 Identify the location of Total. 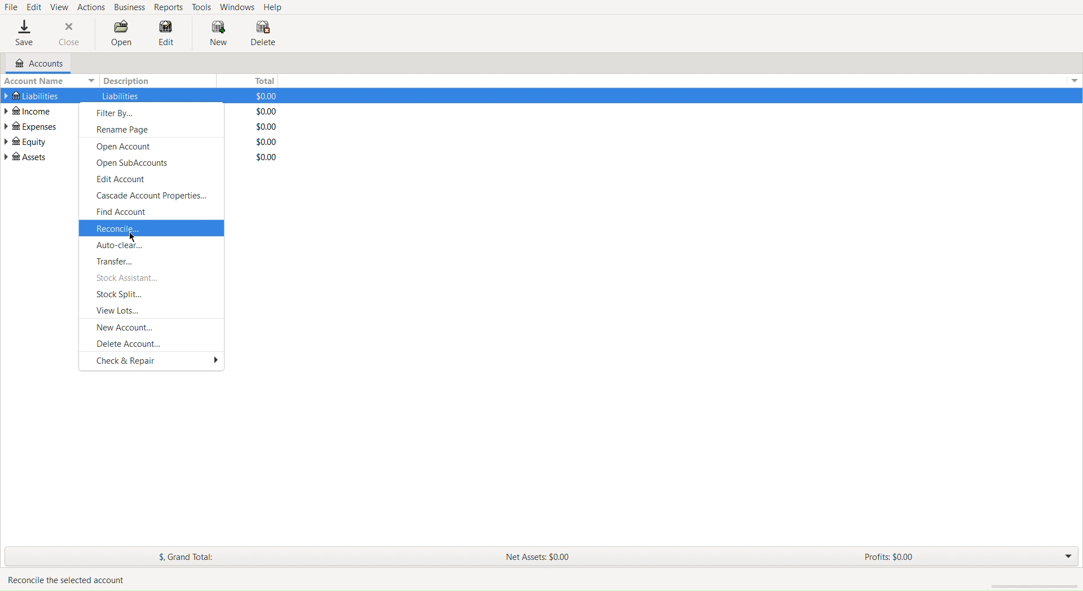
(267, 127).